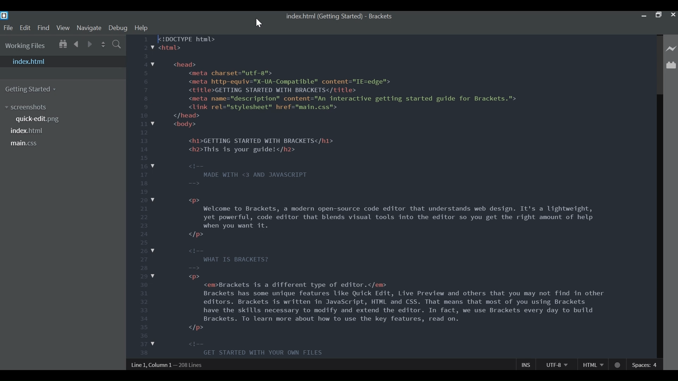 Image resolution: width=678 pixels, height=381 pixels. I want to click on Split the Editor Vertically or Horizontally, so click(102, 43).